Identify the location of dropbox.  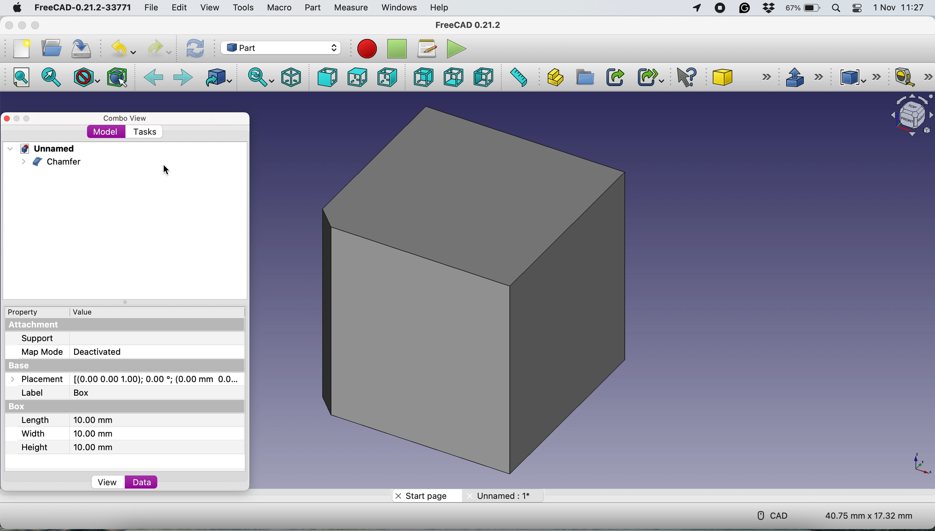
(772, 8).